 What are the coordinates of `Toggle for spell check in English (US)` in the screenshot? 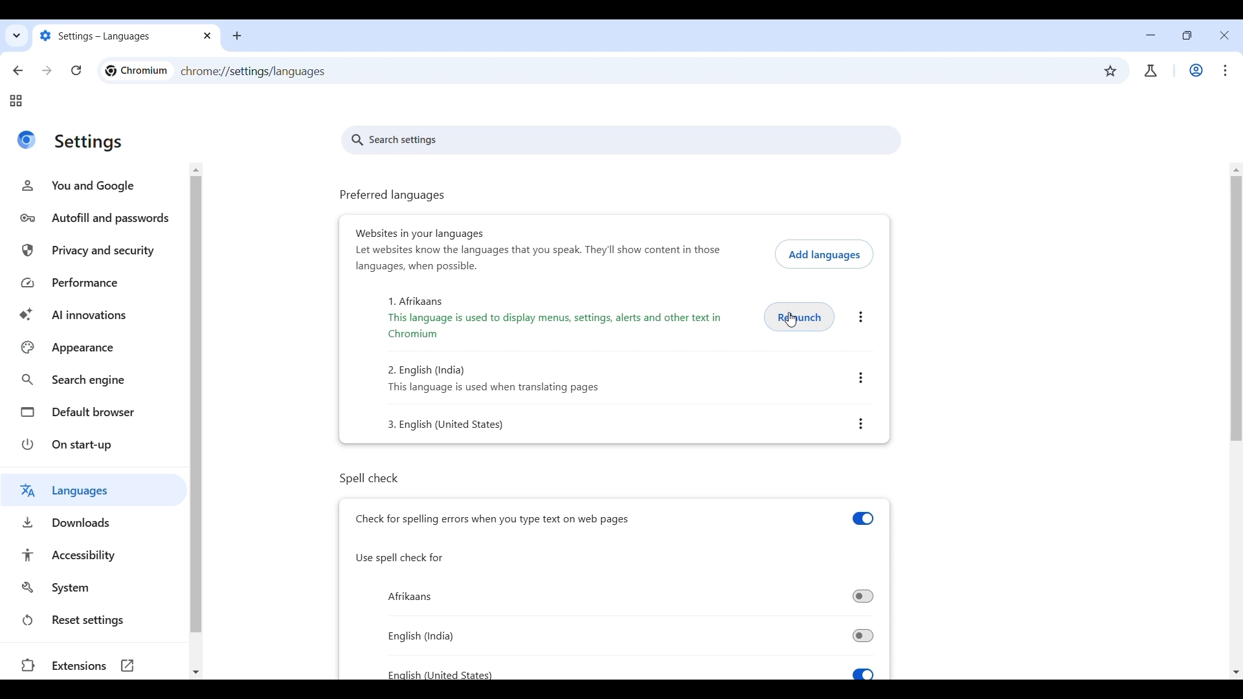 It's located at (638, 670).